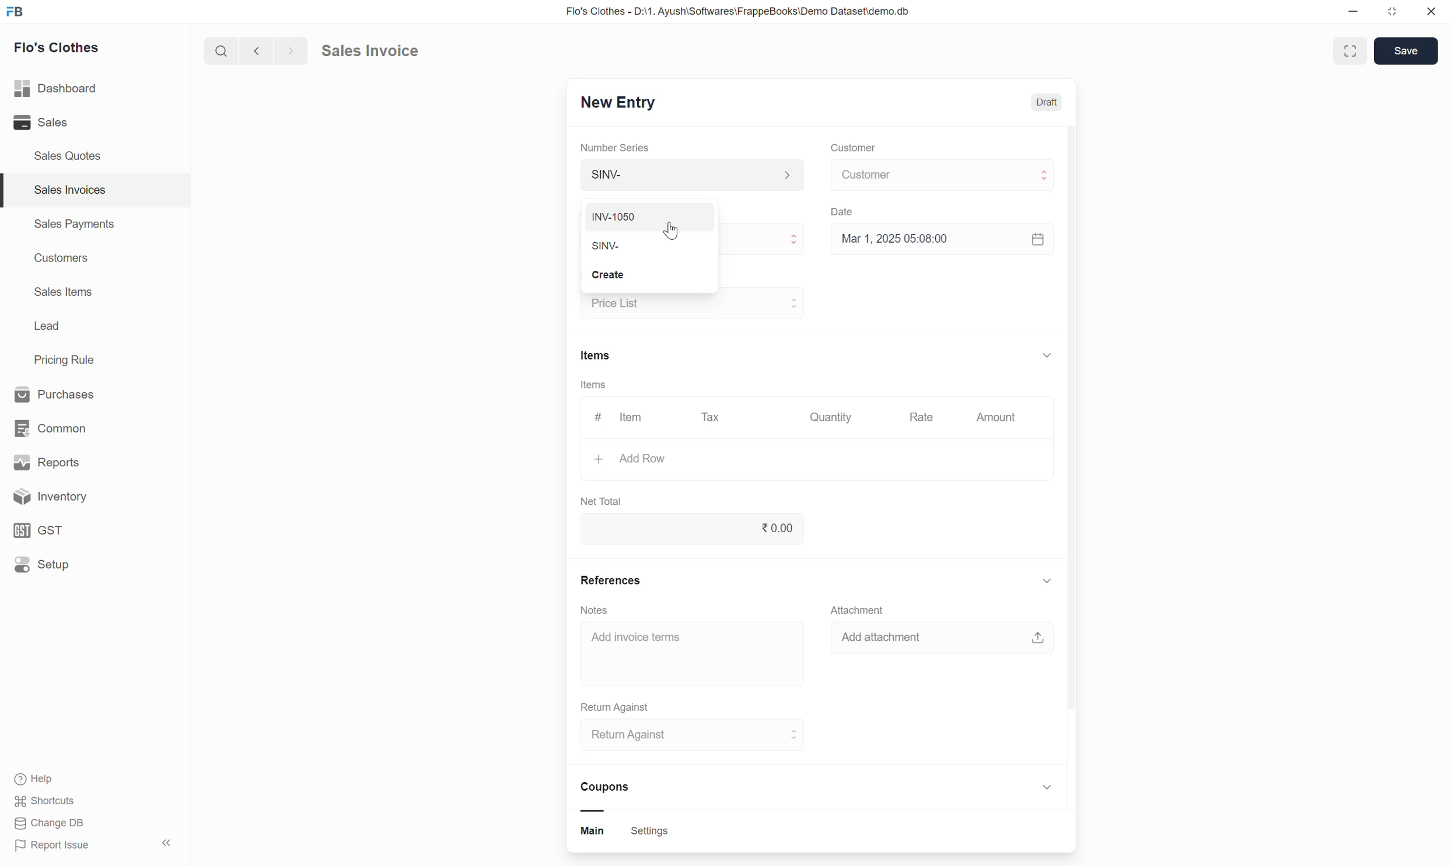 The height and width of the screenshot is (866, 1451). Describe the element at coordinates (88, 497) in the screenshot. I see `Inventory ` at that location.